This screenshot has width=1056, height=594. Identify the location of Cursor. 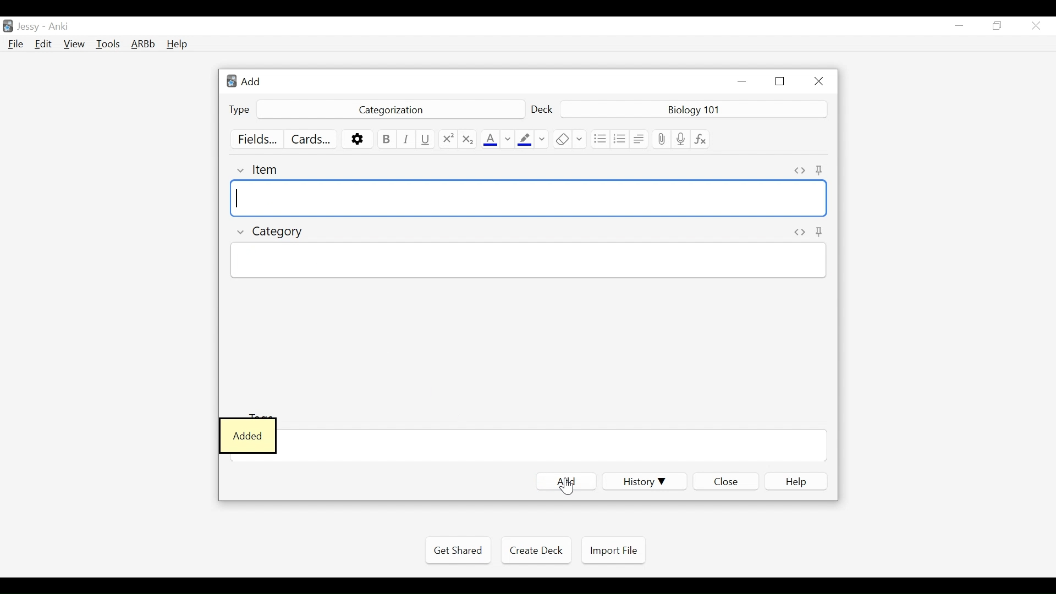
(566, 486).